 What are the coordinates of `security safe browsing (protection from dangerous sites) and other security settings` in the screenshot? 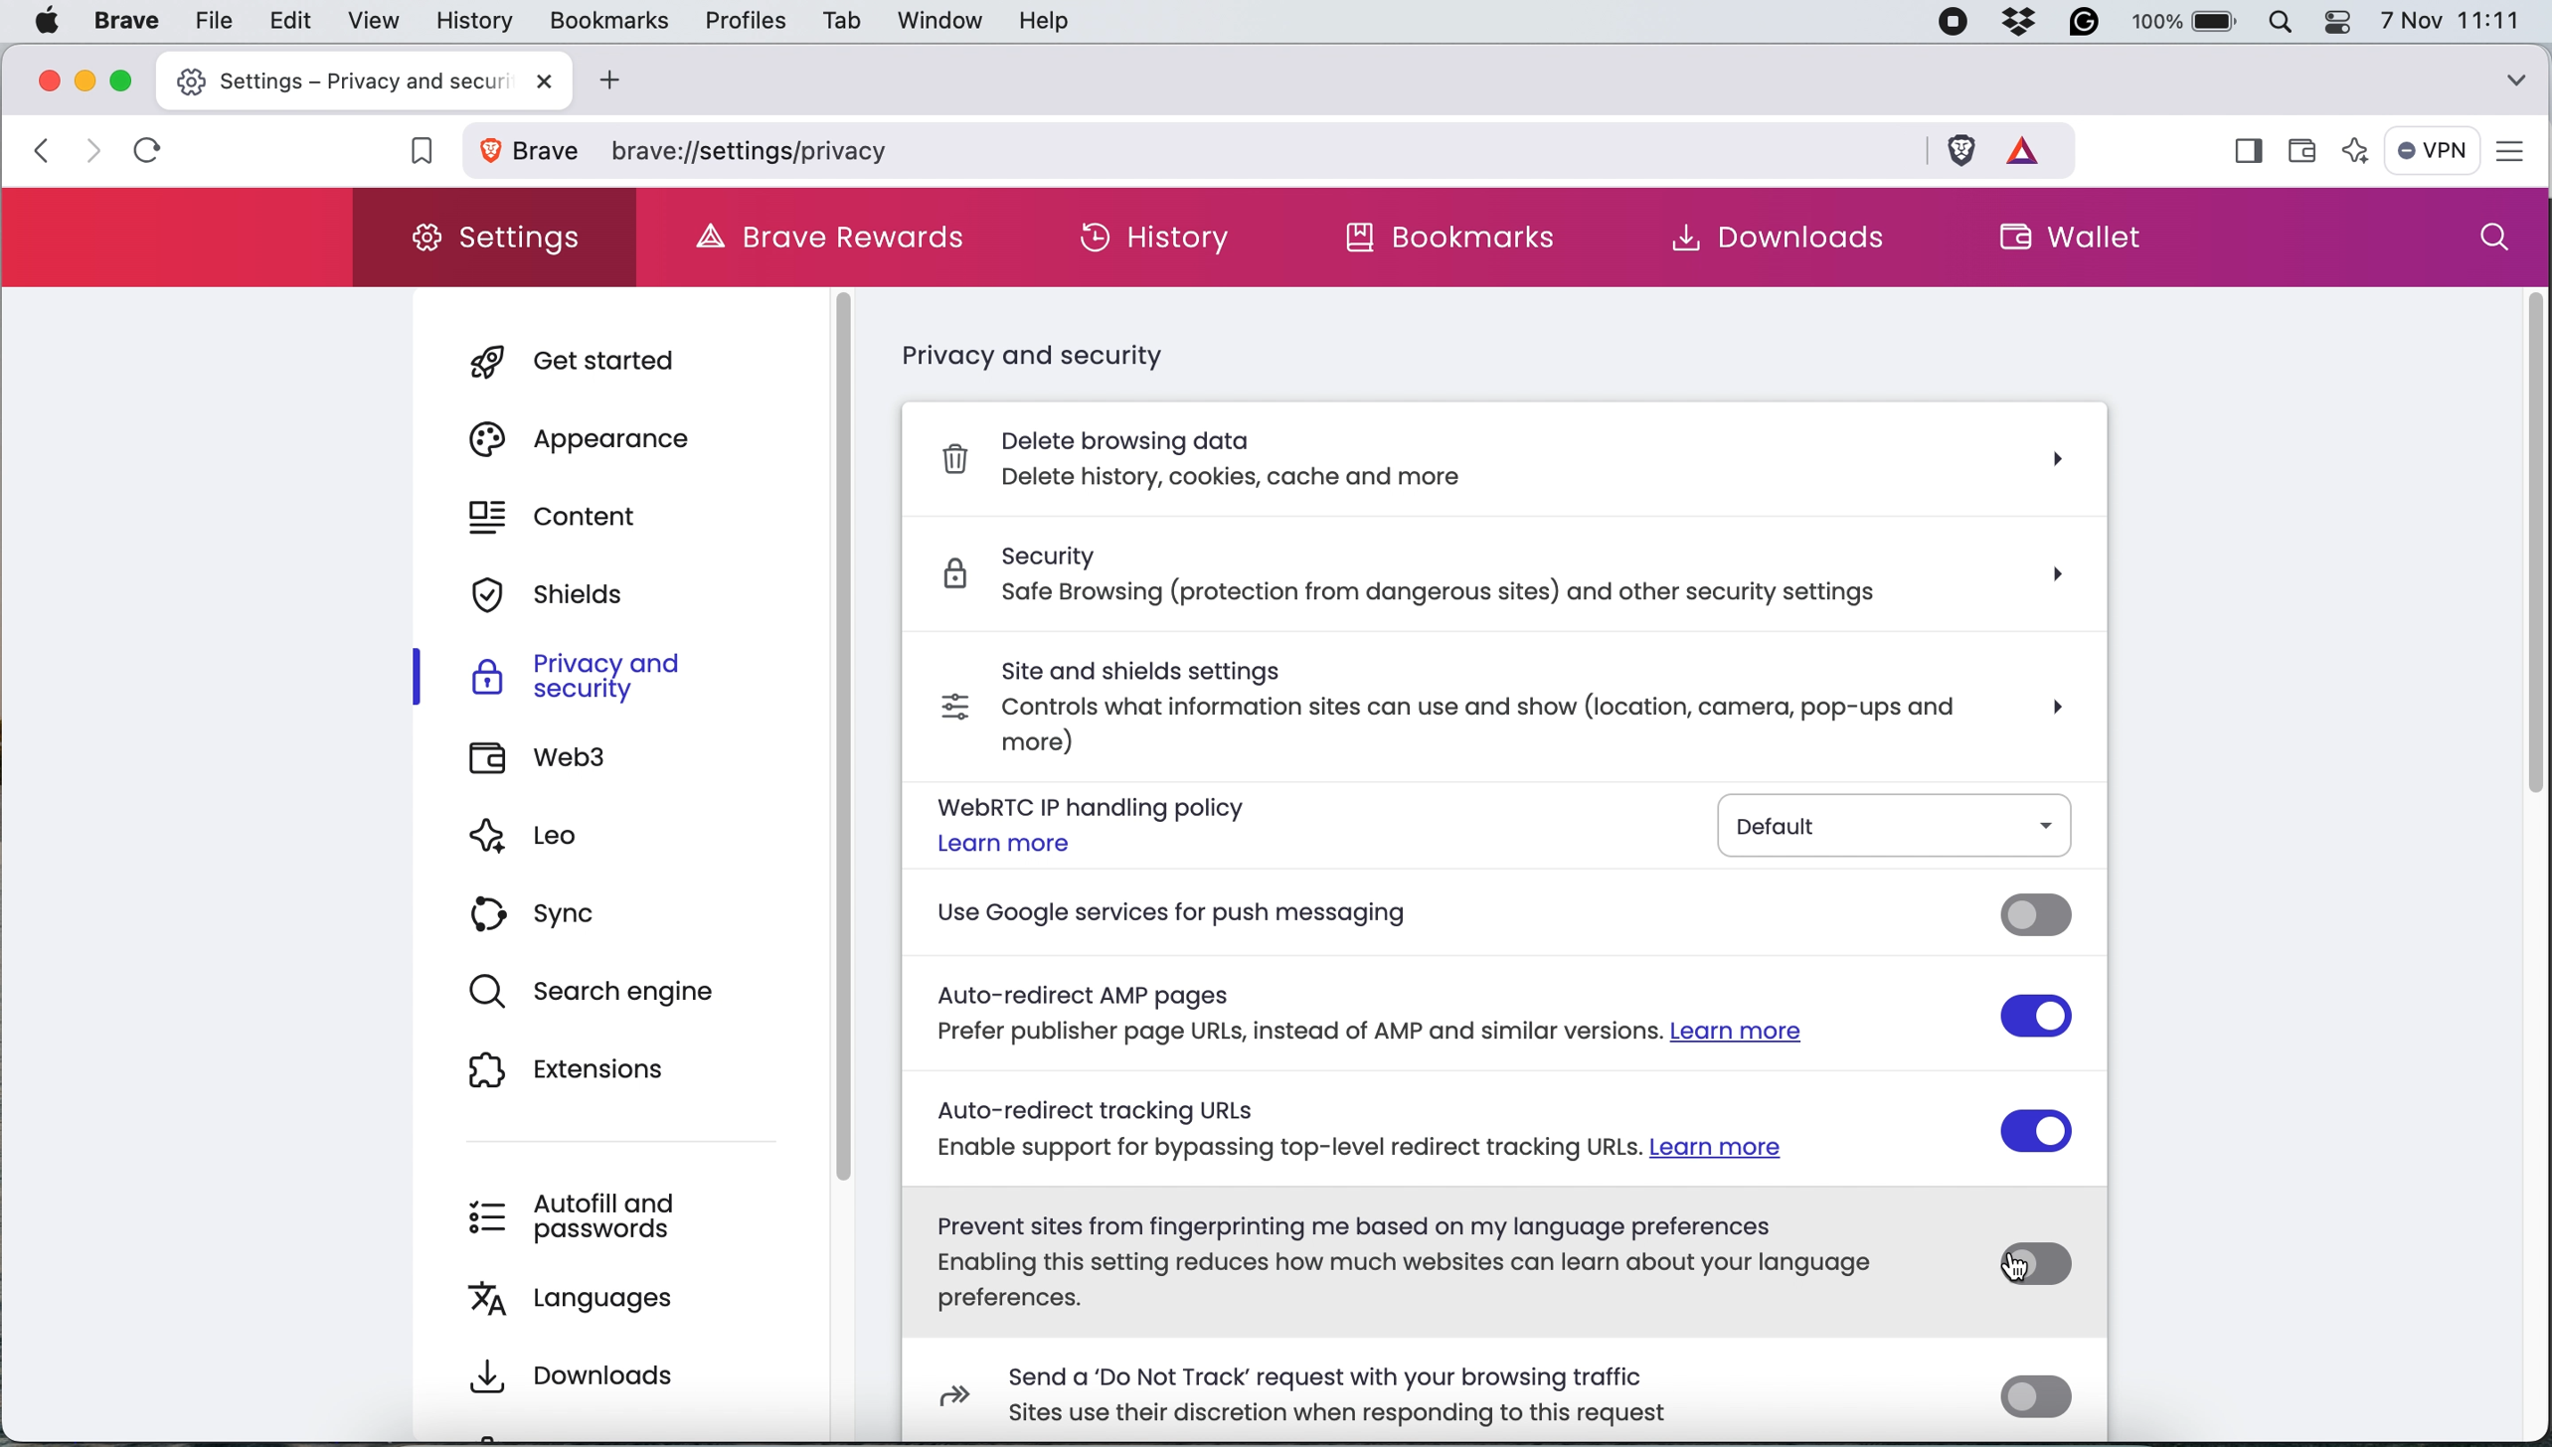 It's located at (1495, 579).